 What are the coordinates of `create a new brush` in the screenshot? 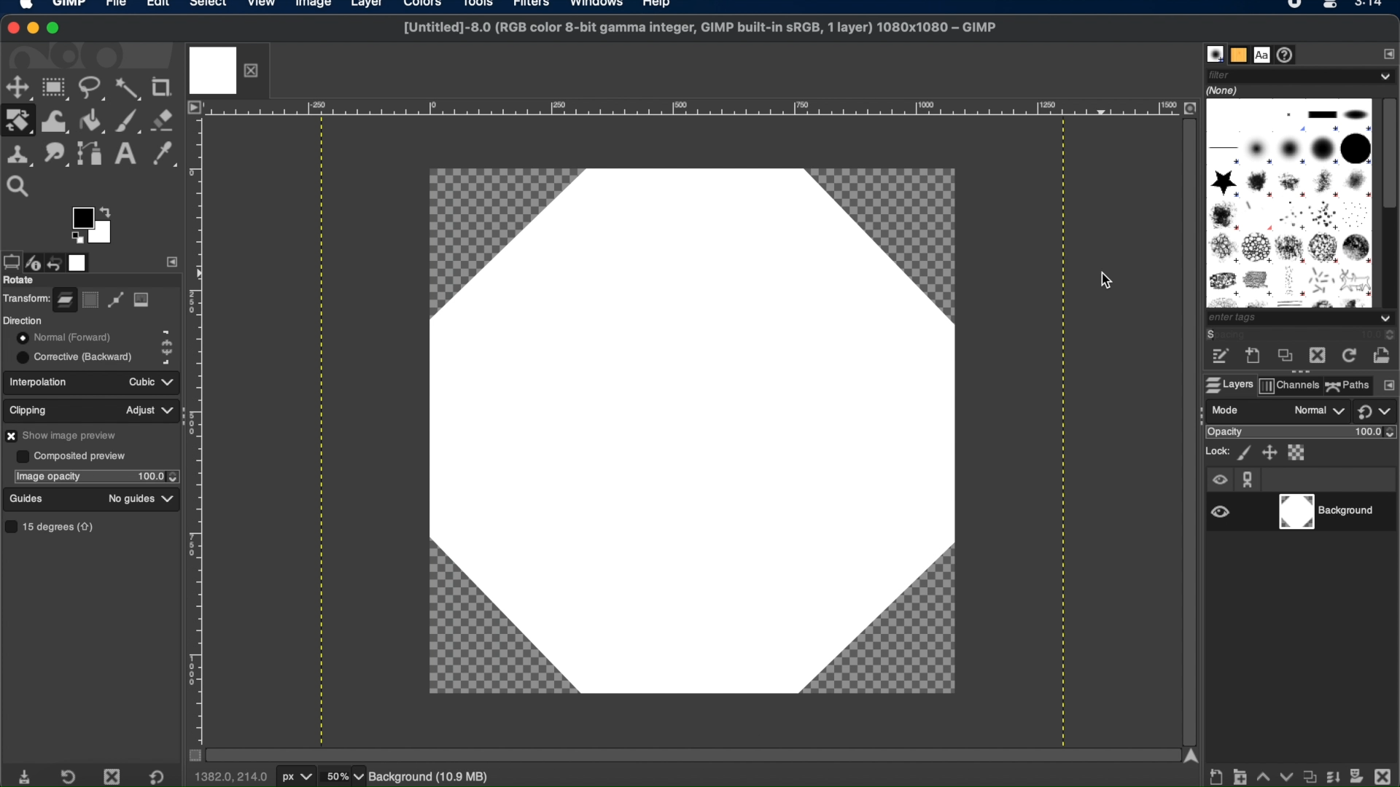 It's located at (1253, 357).